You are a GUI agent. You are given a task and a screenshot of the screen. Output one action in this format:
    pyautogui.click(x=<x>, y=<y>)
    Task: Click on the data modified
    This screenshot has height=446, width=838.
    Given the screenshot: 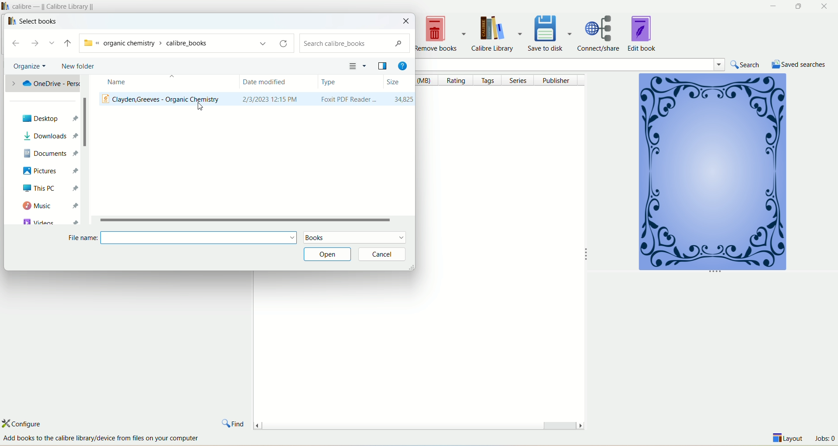 What is the action you would take?
    pyautogui.click(x=279, y=82)
    